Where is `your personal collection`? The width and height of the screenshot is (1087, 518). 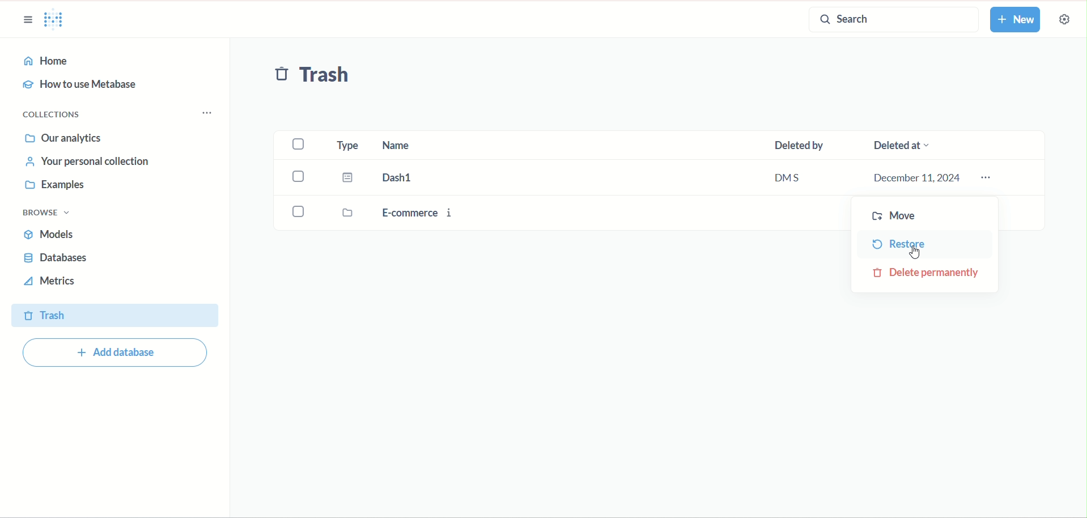 your personal collection is located at coordinates (83, 162).